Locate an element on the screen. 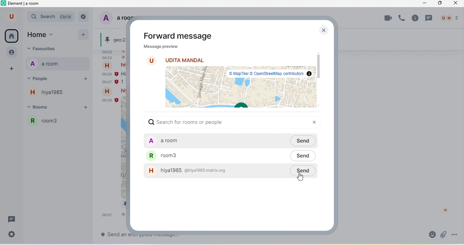  send is located at coordinates (305, 140).